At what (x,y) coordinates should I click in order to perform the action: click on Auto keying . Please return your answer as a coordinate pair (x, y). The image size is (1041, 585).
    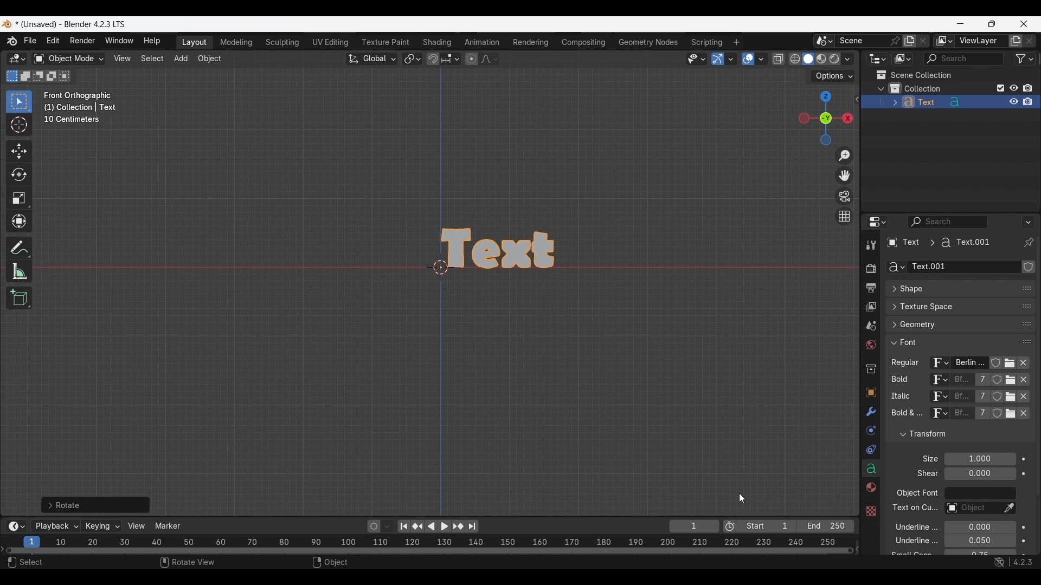
    Looking at the image, I should click on (374, 526).